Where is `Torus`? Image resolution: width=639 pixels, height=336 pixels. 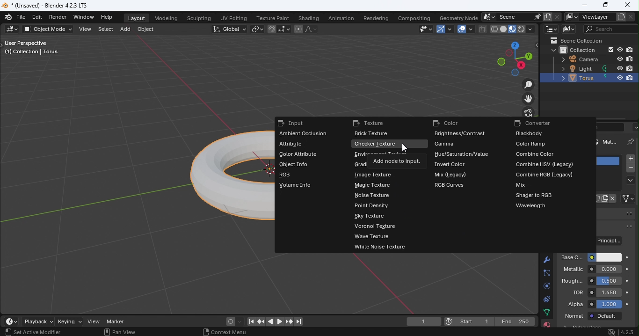 Torus is located at coordinates (223, 173).